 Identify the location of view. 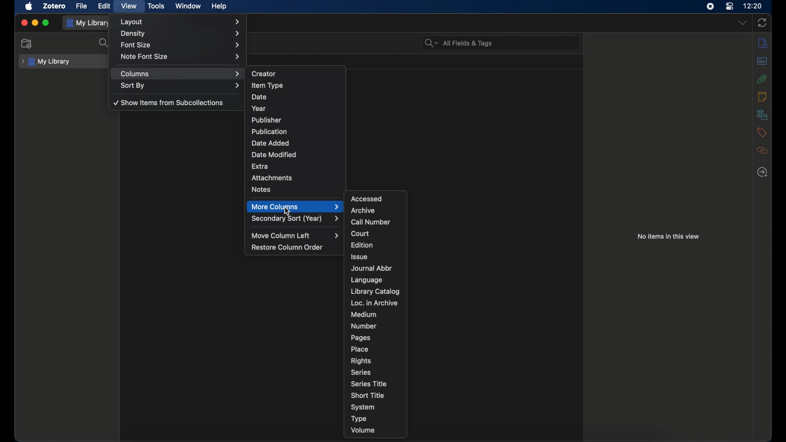
(130, 6).